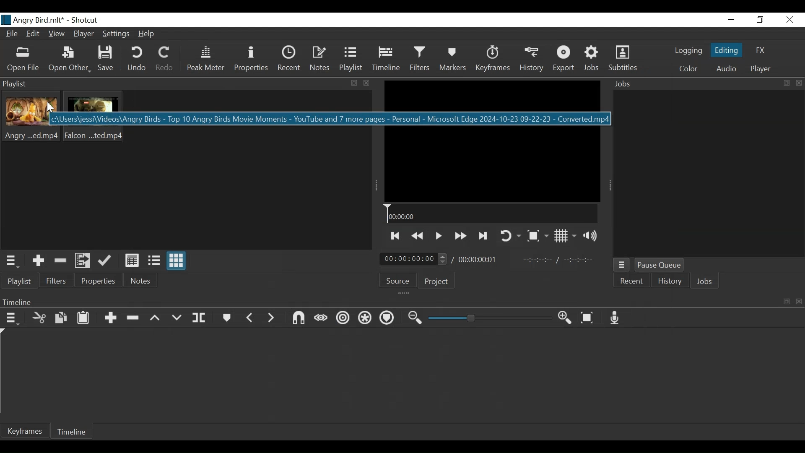  What do you see at coordinates (616, 318) in the screenshot?
I see `Record audio track` at bounding box center [616, 318].